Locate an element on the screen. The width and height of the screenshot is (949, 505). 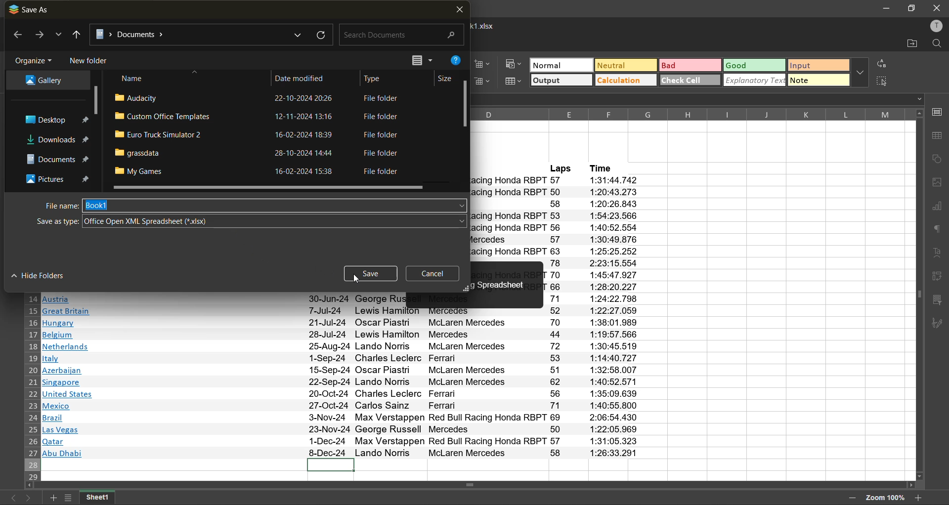
move left is located at coordinates (30, 486).